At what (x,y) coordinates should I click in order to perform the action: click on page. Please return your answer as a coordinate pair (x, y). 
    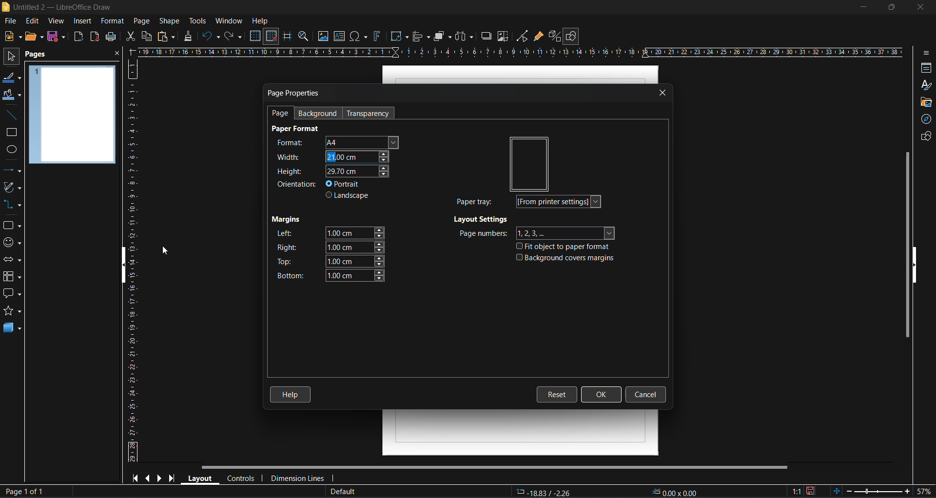
    Looking at the image, I should click on (143, 20).